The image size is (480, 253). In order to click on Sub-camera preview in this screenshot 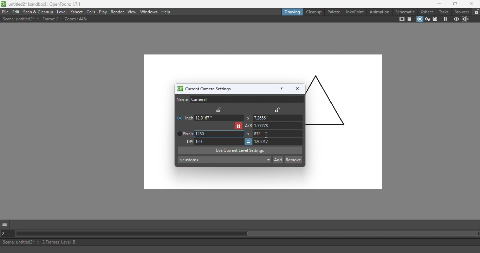, I will do `click(465, 19)`.